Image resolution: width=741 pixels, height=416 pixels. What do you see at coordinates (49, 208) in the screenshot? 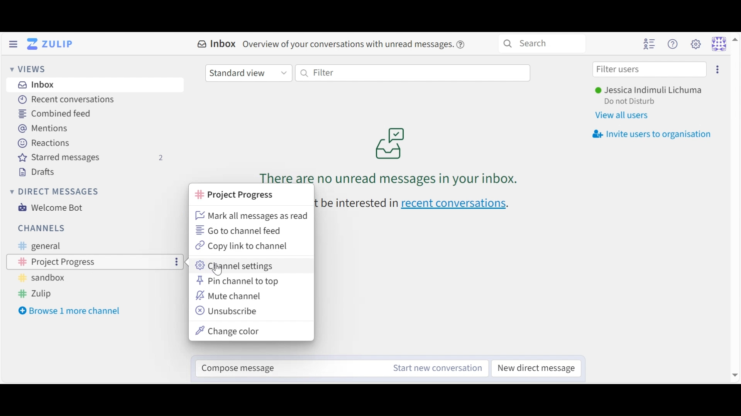
I see `Welcome Bot` at bounding box center [49, 208].